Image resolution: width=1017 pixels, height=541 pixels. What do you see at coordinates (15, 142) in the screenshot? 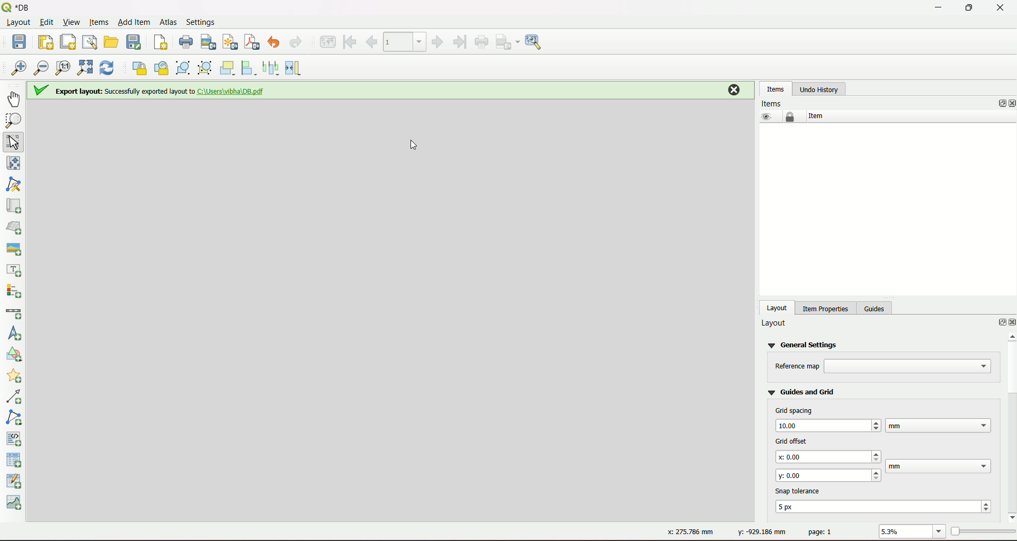
I see `select/move item` at bounding box center [15, 142].